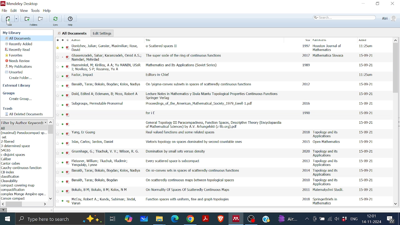 The image size is (400, 225). What do you see at coordinates (306, 161) in the screenshot?
I see `2013` at bounding box center [306, 161].